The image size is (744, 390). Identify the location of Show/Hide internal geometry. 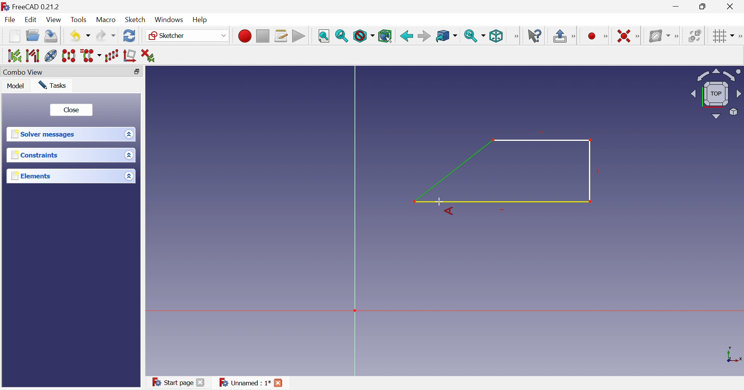
(50, 56).